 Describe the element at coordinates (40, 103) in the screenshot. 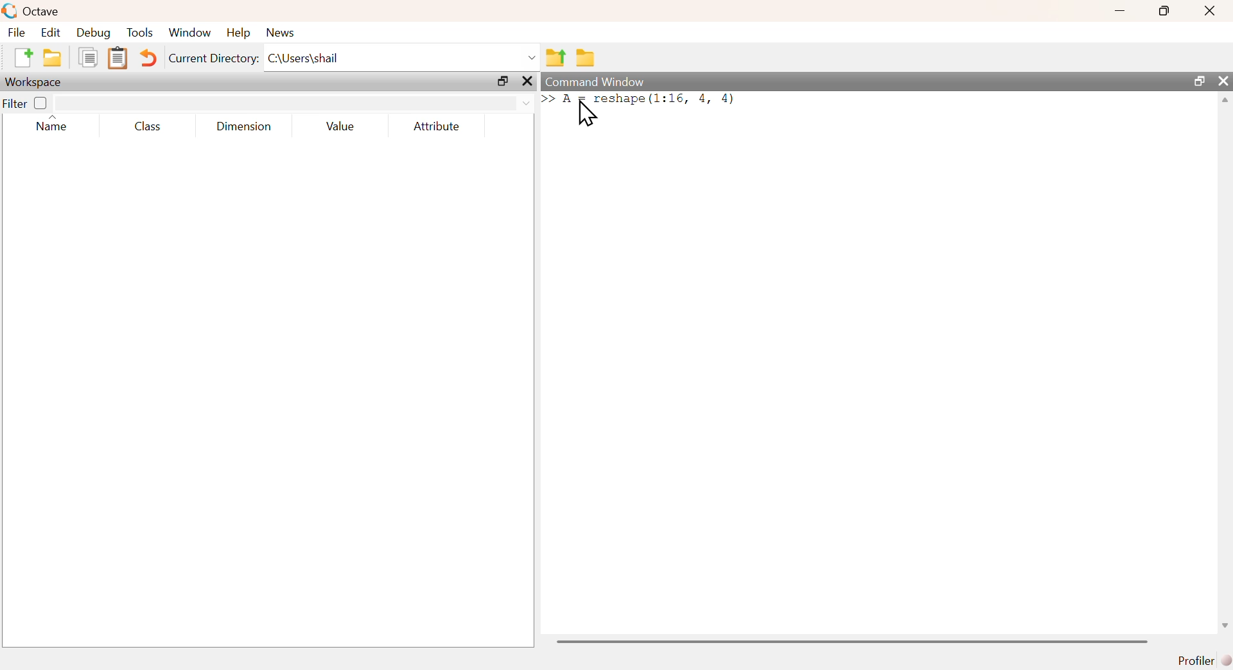

I see `off` at that location.